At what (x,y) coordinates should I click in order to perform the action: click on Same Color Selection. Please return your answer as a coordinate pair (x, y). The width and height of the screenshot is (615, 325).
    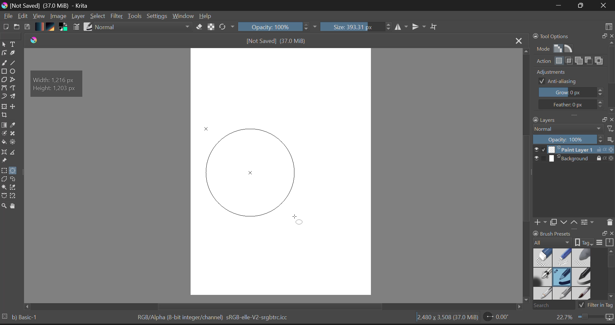
    Looking at the image, I should click on (15, 188).